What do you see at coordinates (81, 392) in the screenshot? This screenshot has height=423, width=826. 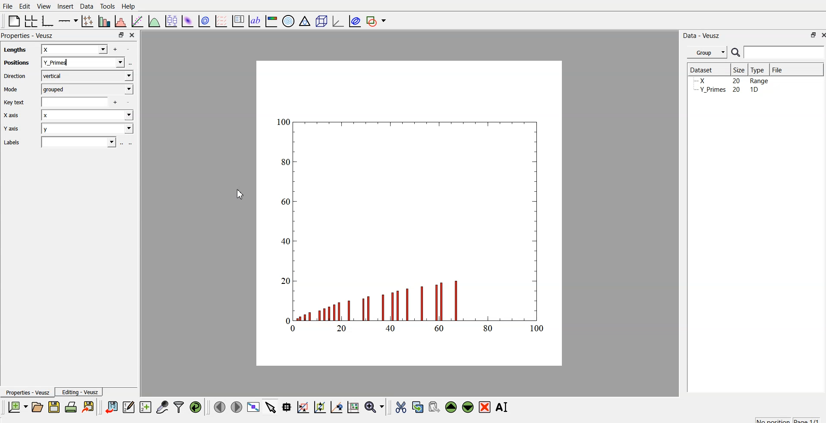 I see `Editing - Veusz` at bounding box center [81, 392].